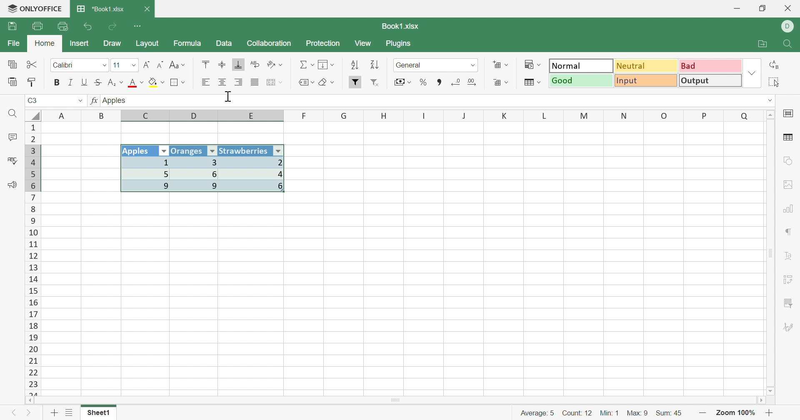 The image size is (800, 420). What do you see at coordinates (199, 116) in the screenshot?
I see `D` at bounding box center [199, 116].